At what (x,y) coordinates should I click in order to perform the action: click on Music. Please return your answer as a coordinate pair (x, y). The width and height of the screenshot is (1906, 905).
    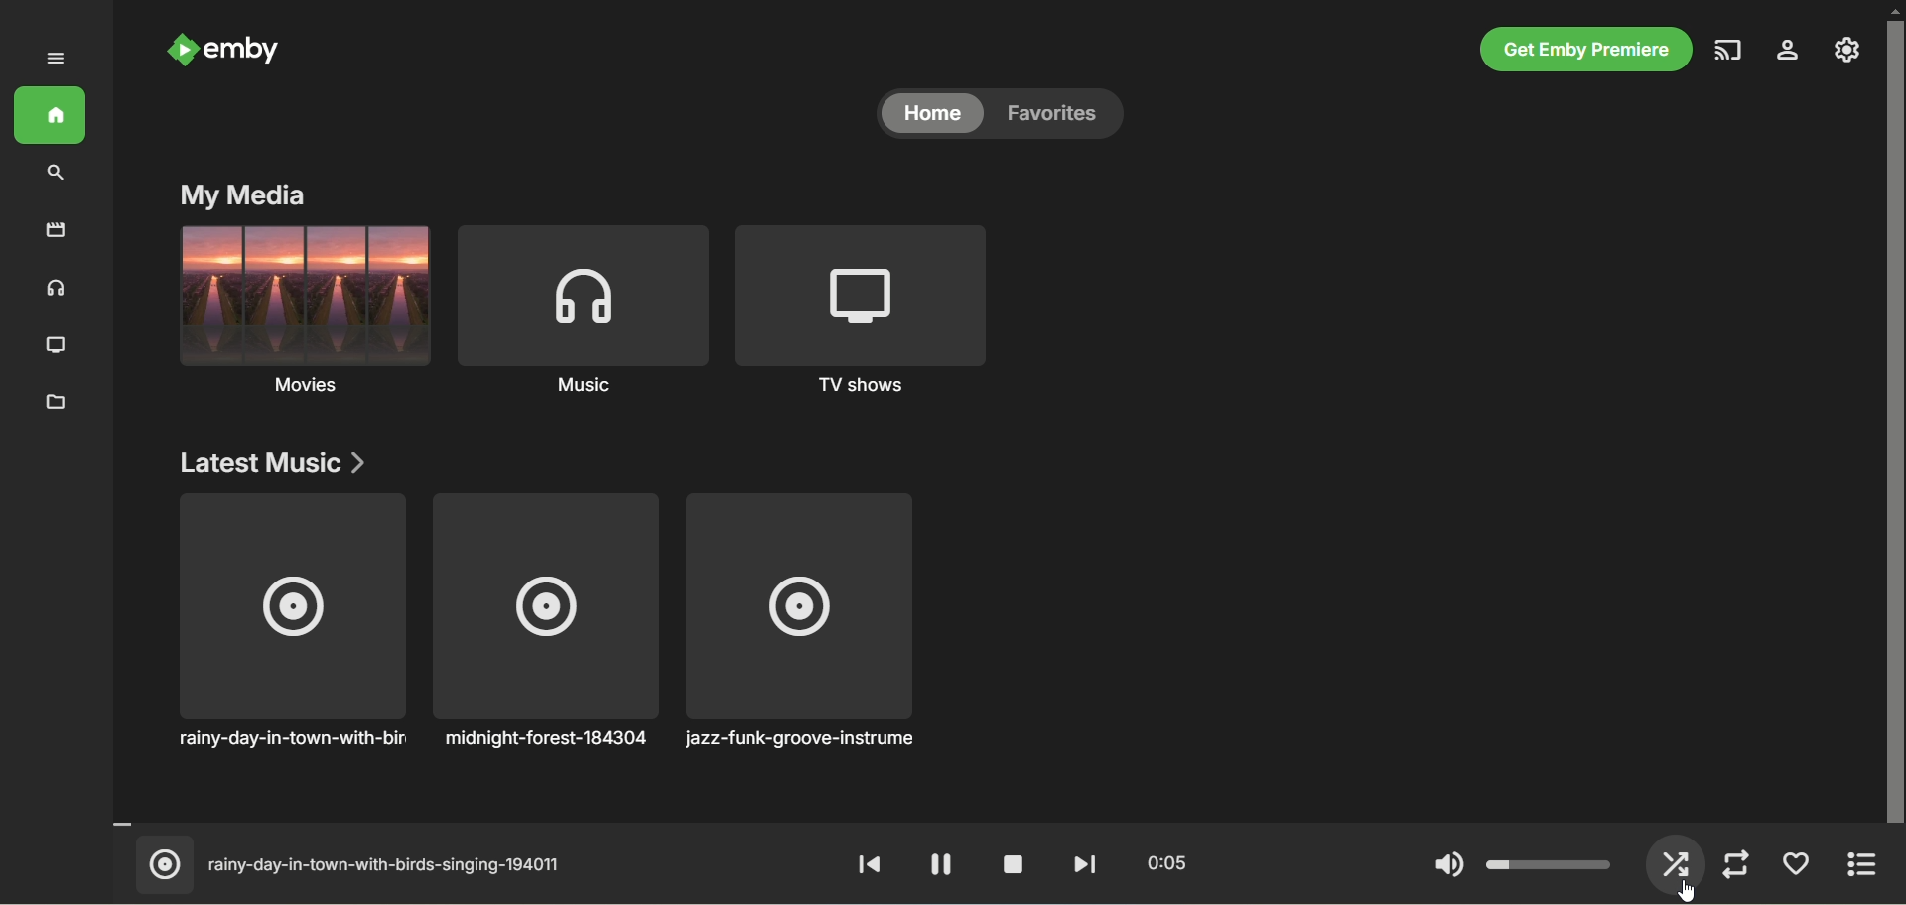
    Looking at the image, I should click on (583, 309).